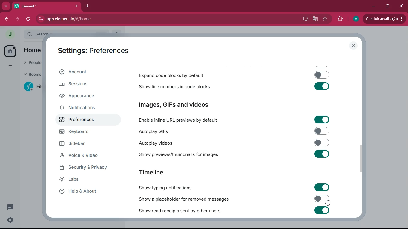 This screenshot has width=408, height=229. What do you see at coordinates (188, 210) in the screenshot?
I see `show read receipts sent by other users` at bounding box center [188, 210].